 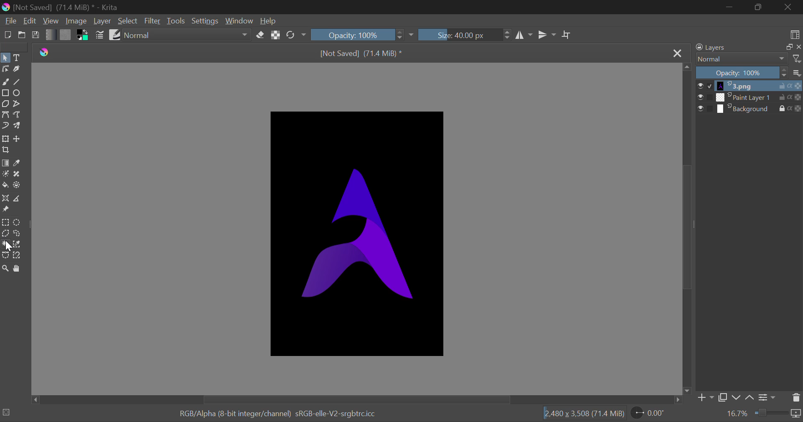 What do you see at coordinates (745, 86) in the screenshot?
I see `layer 1` at bounding box center [745, 86].